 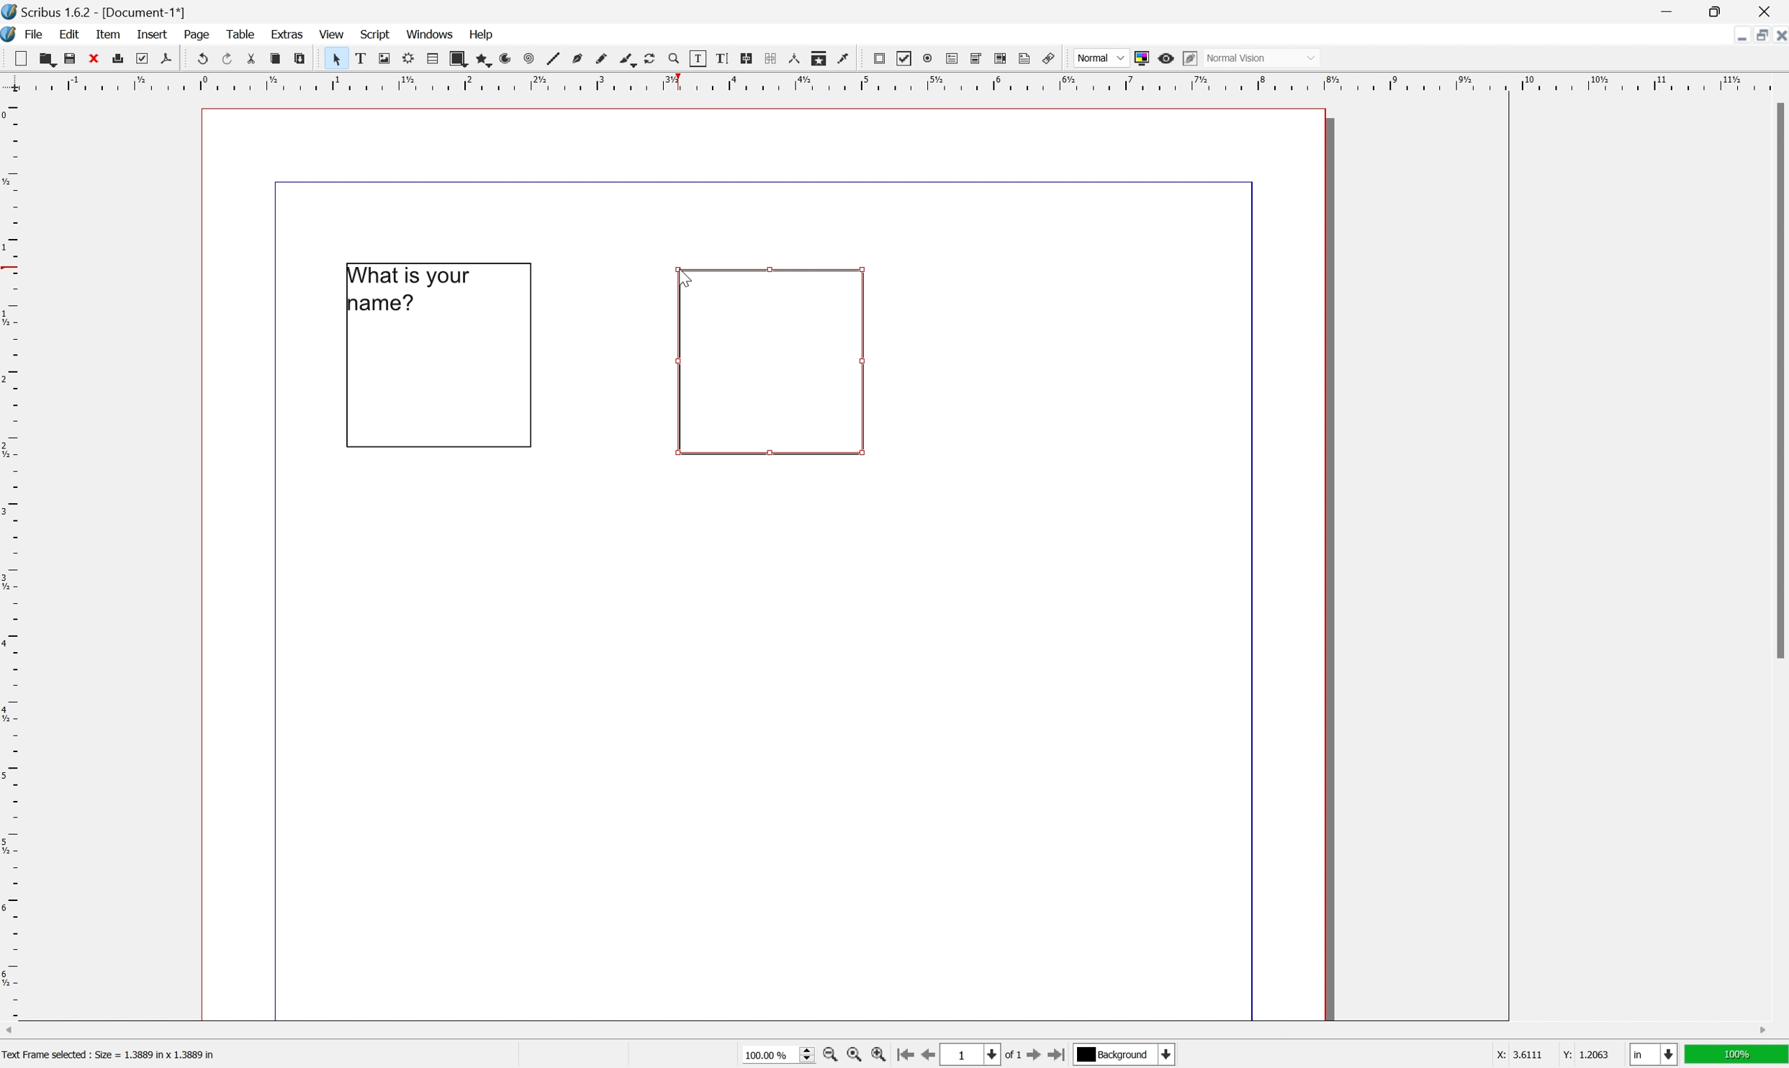 What do you see at coordinates (334, 58) in the screenshot?
I see `cursor` at bounding box center [334, 58].